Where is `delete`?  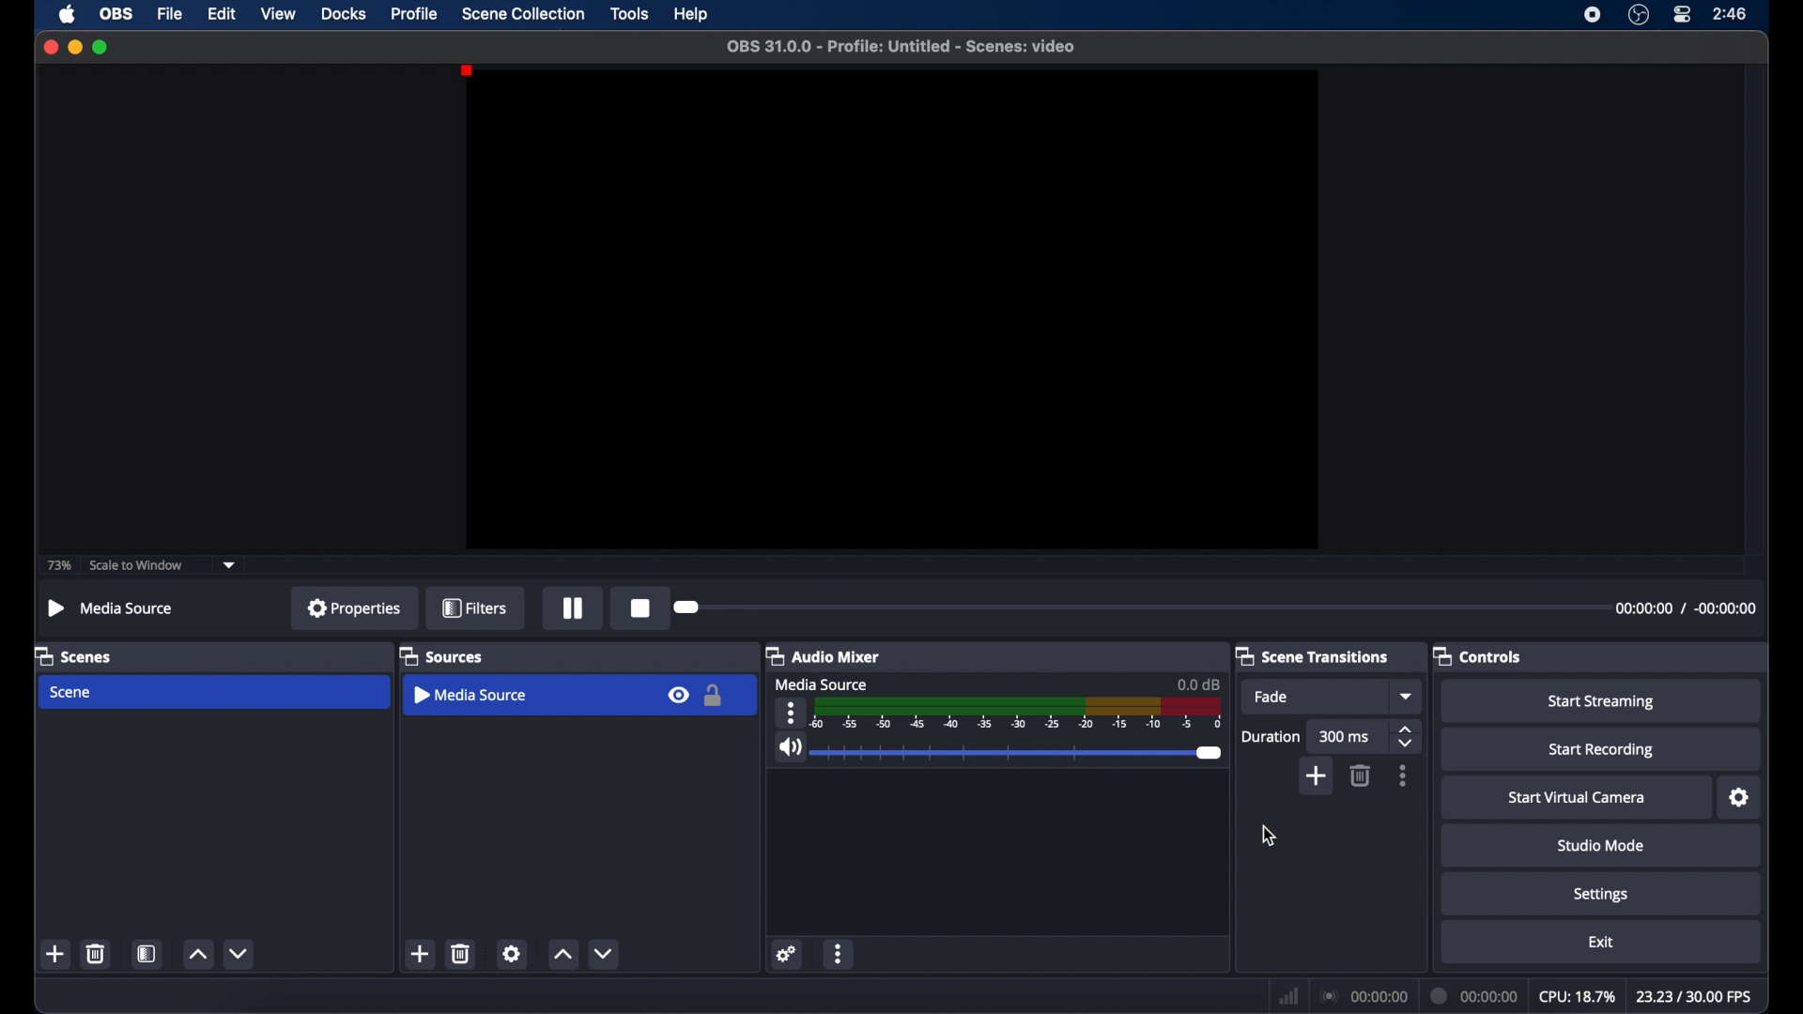 delete is located at coordinates (1359, 776).